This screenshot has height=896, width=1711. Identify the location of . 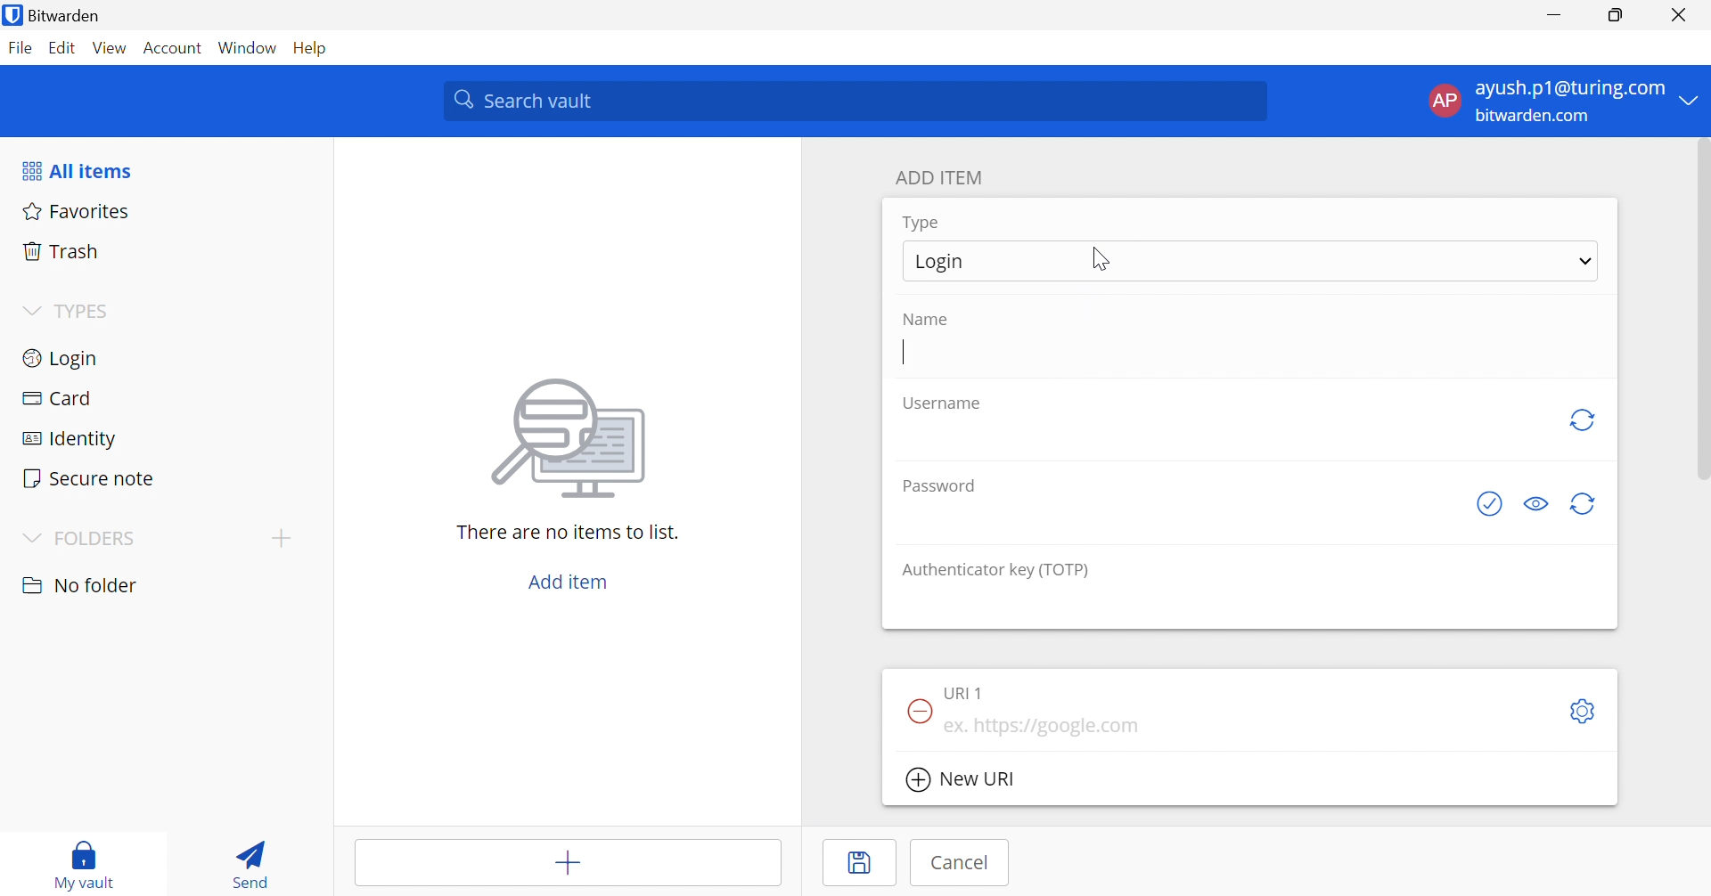
(932, 318).